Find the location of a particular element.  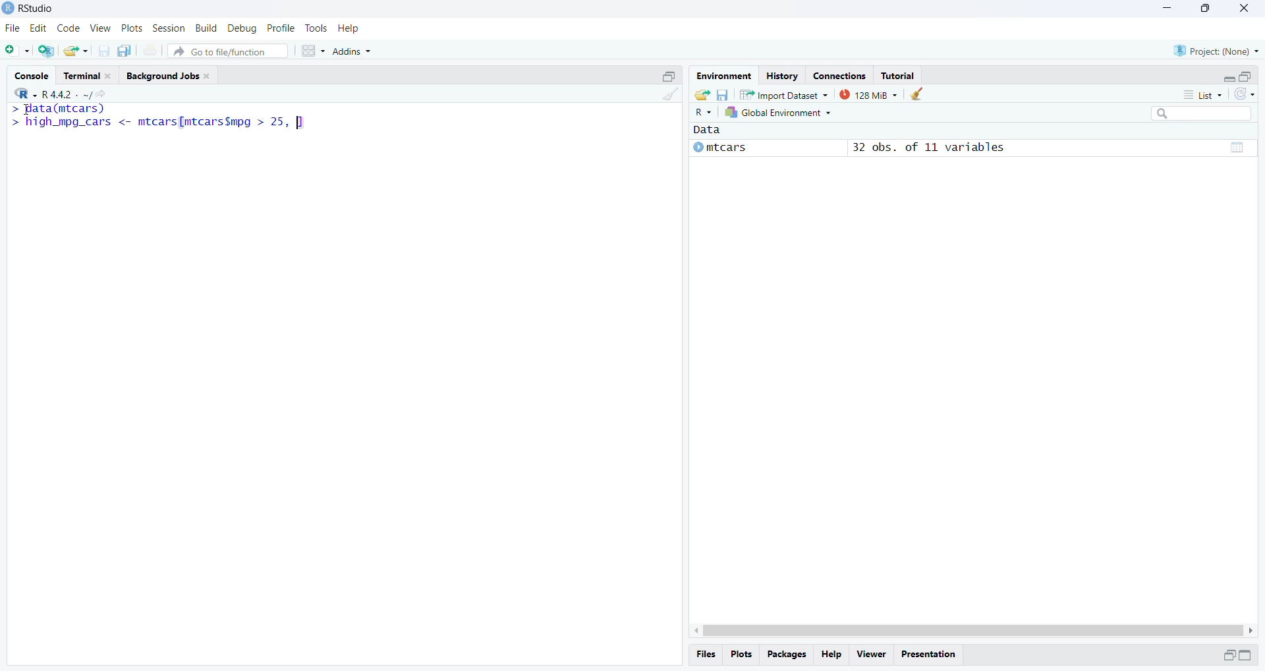

Project: (None) is located at coordinates (1218, 50).